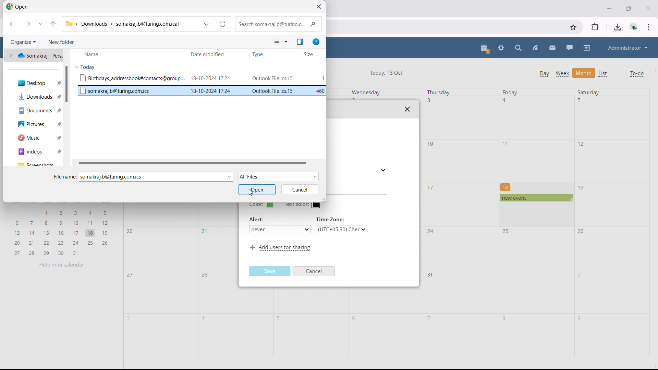 This screenshot has height=370, width=658. What do you see at coordinates (355, 319) in the screenshot?
I see `6` at bounding box center [355, 319].